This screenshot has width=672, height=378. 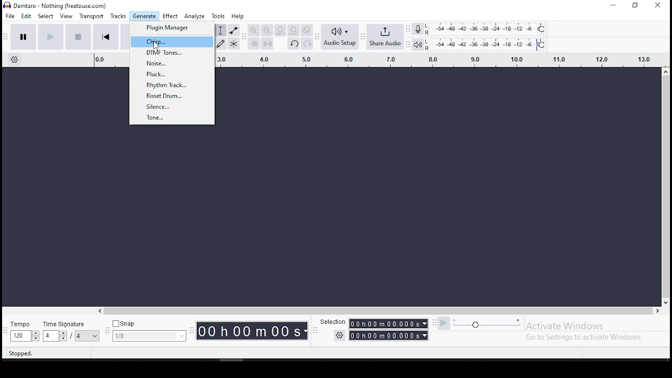 What do you see at coordinates (253, 30) in the screenshot?
I see `zoom in` at bounding box center [253, 30].